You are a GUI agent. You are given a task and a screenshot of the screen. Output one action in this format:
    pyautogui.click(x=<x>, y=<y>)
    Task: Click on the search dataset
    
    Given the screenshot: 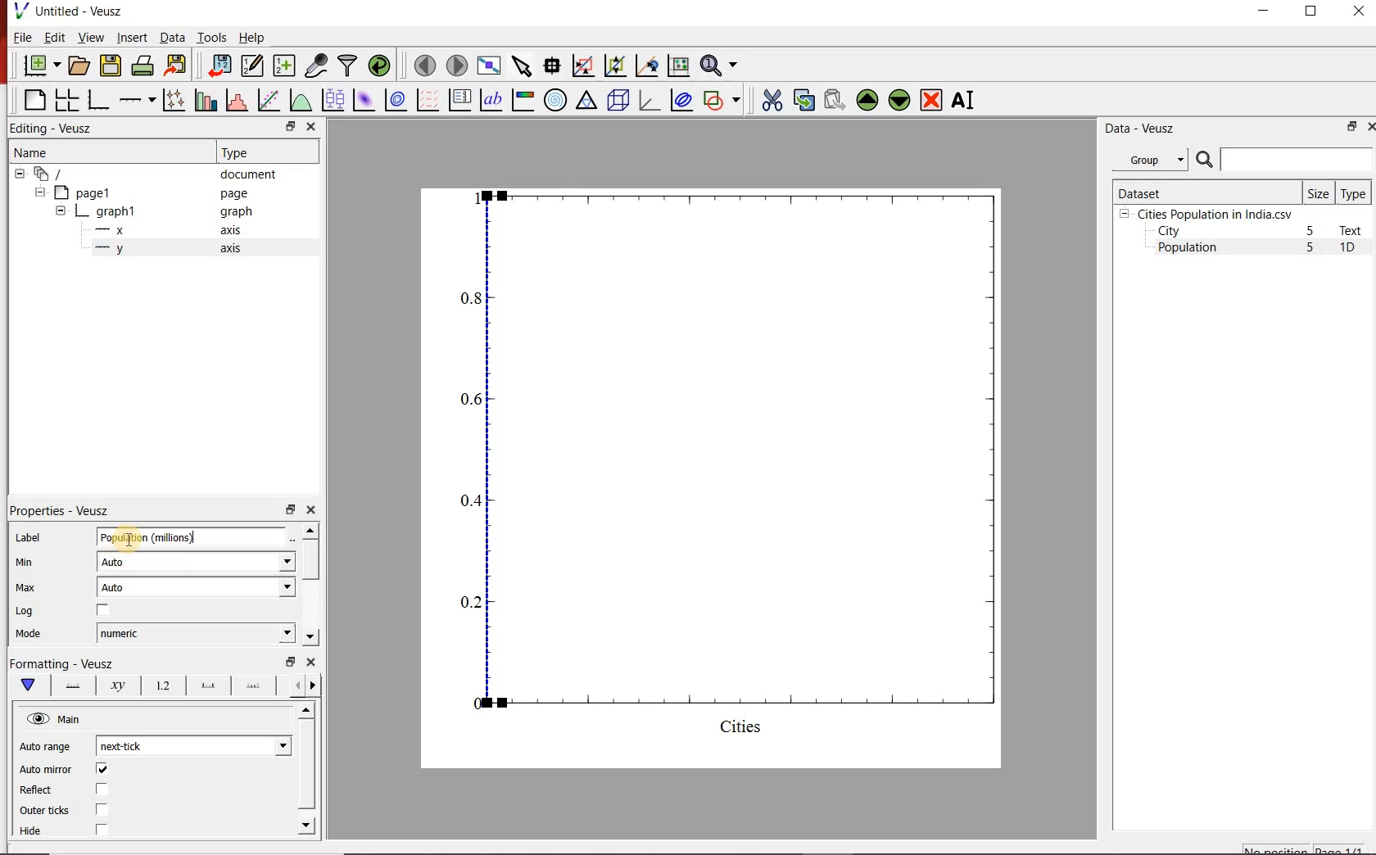 What is the action you would take?
    pyautogui.click(x=1285, y=160)
    